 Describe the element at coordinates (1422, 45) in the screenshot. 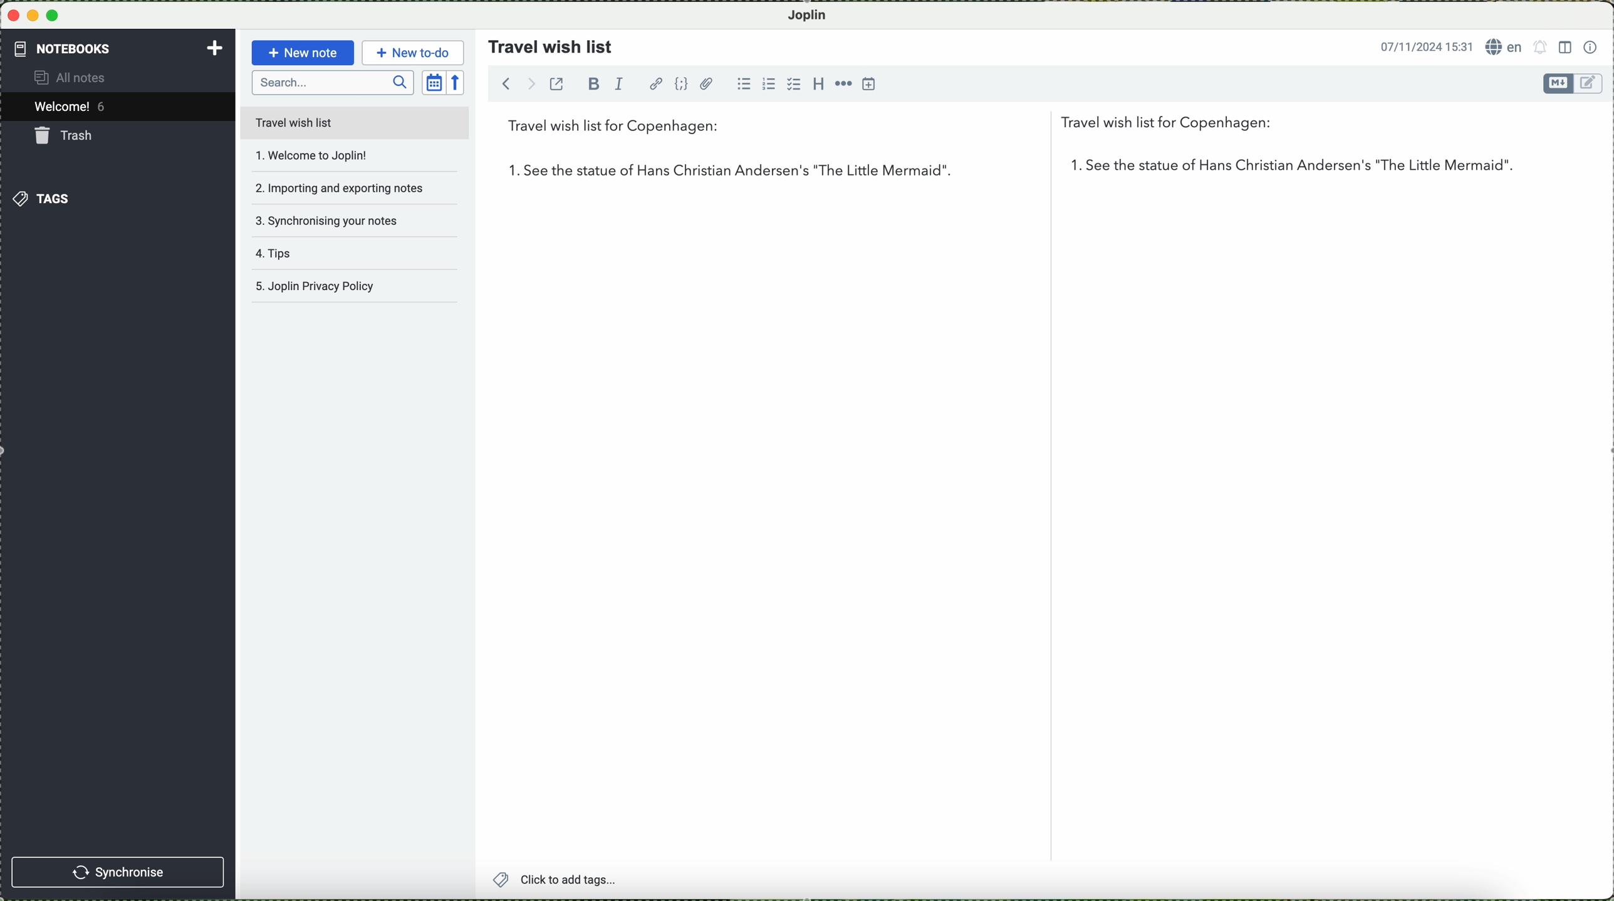

I see `date and hour` at that location.